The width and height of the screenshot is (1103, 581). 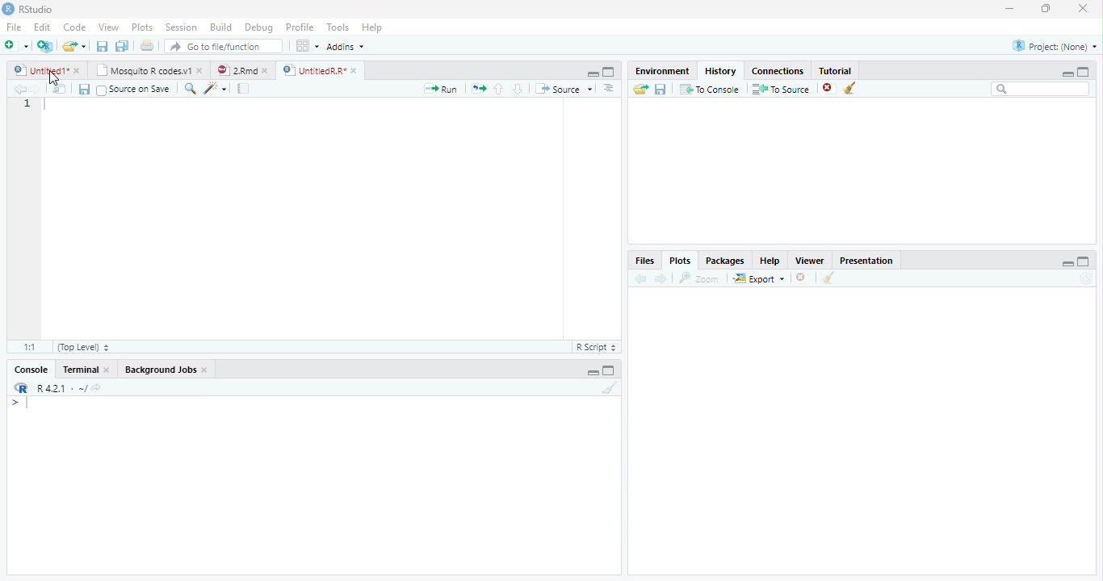 What do you see at coordinates (808, 262) in the screenshot?
I see `Viewer` at bounding box center [808, 262].